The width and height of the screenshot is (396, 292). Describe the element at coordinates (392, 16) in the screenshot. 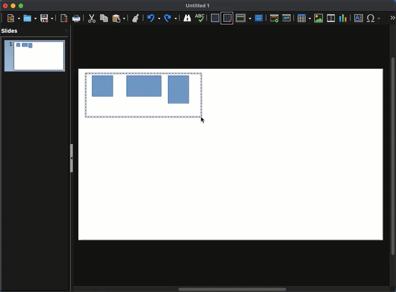

I see `More` at that location.